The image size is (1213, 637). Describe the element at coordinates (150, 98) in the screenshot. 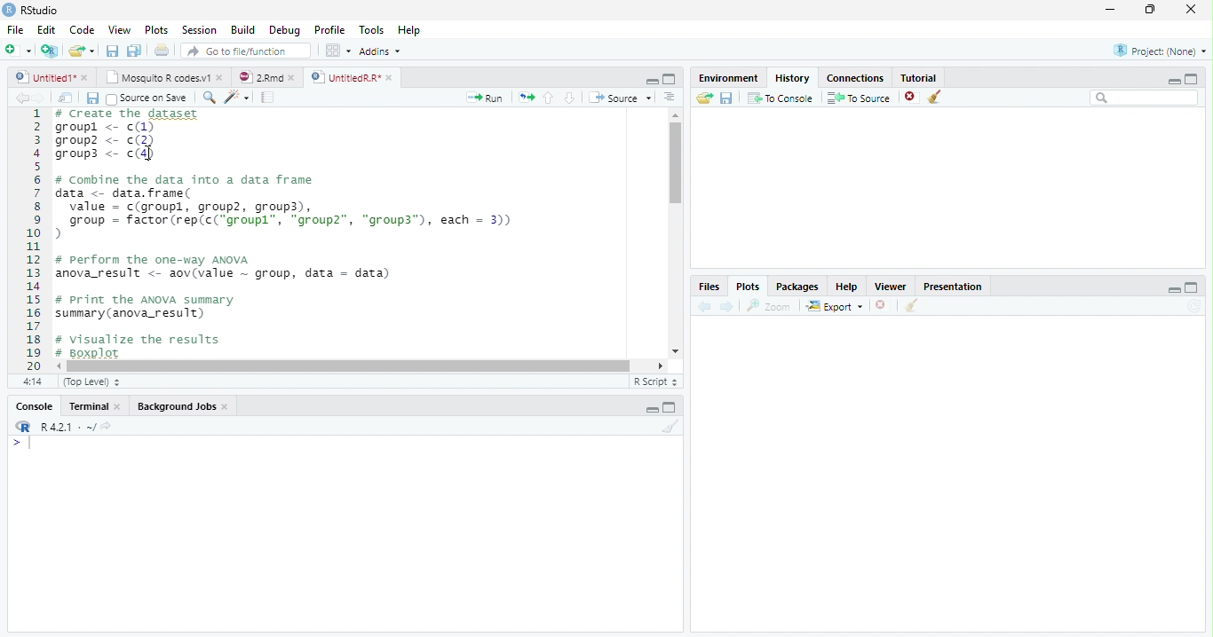

I see `Source on save` at that location.